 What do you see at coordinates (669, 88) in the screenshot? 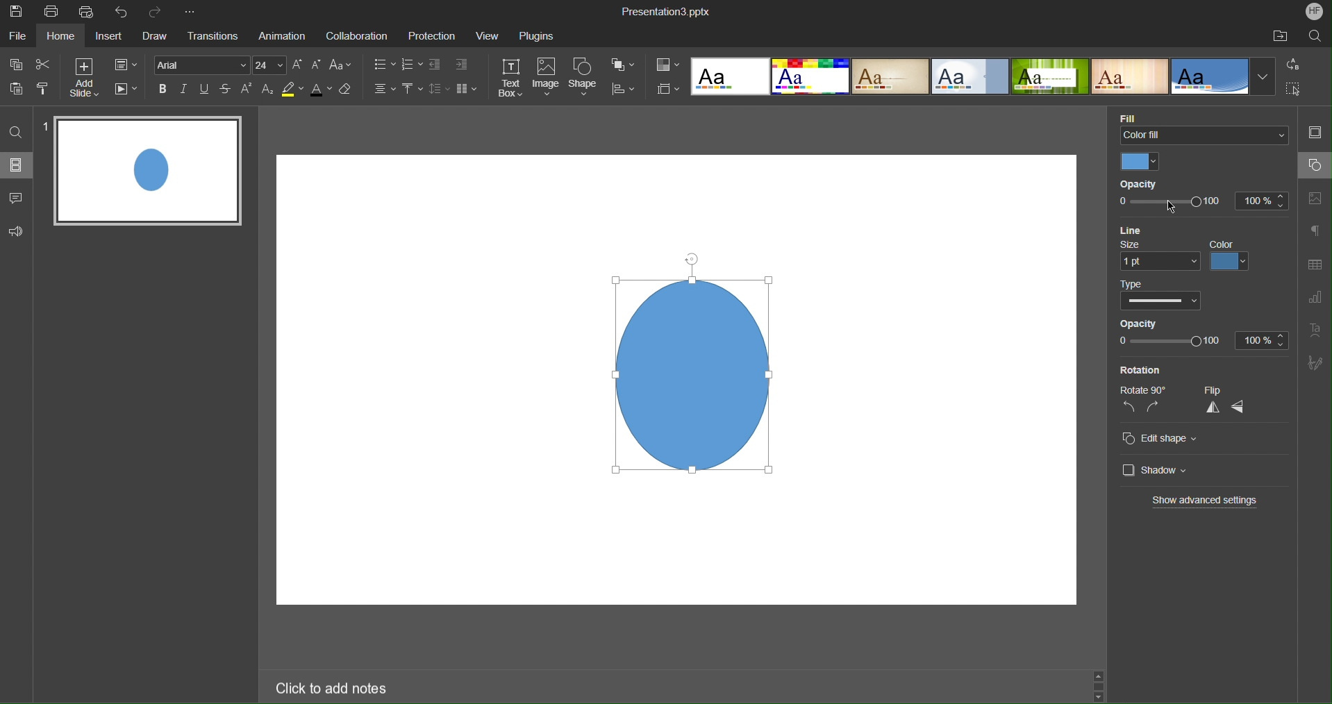
I see `Slide Size` at bounding box center [669, 88].